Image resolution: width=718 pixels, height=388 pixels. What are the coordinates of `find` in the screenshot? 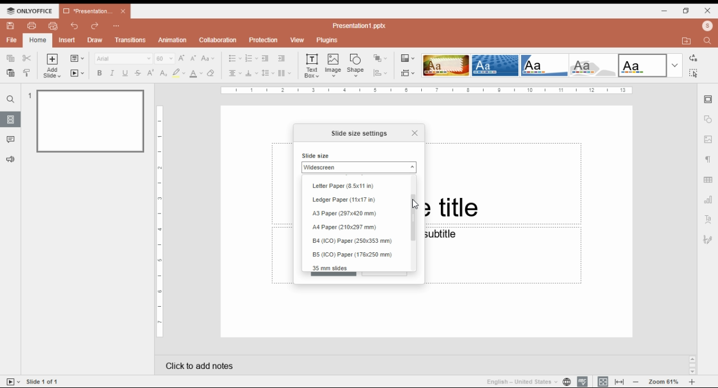 It's located at (693, 73).